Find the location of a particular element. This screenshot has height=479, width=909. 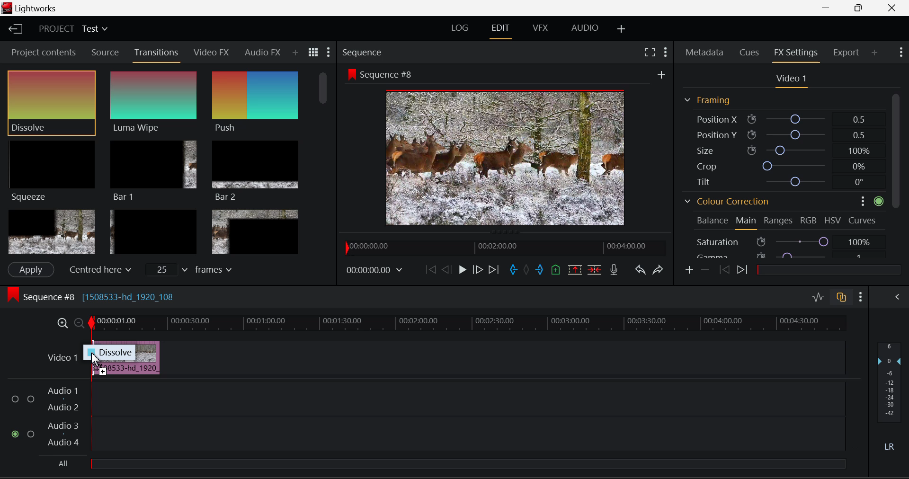

Position Y is located at coordinates (780, 134).